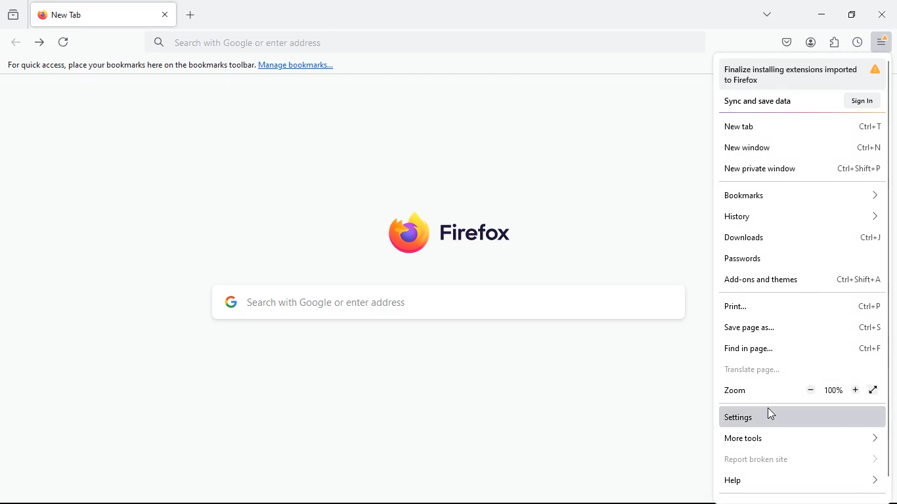 The image size is (897, 504). Describe the element at coordinates (13, 15) in the screenshot. I see `history` at that location.